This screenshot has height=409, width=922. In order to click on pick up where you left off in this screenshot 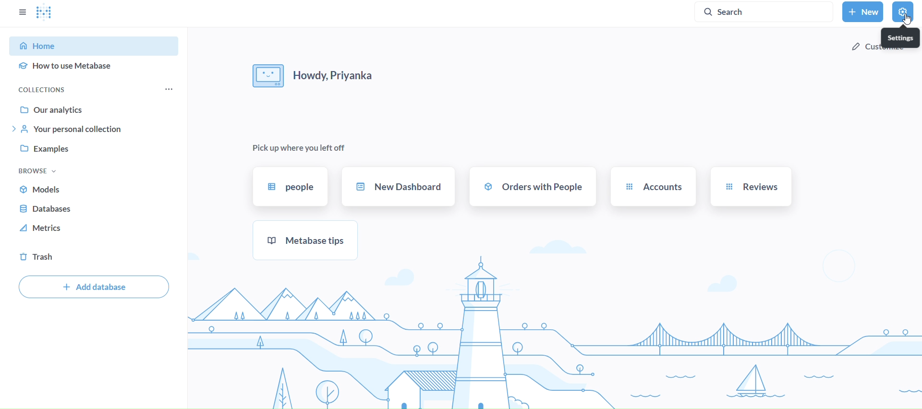, I will do `click(299, 148)`.